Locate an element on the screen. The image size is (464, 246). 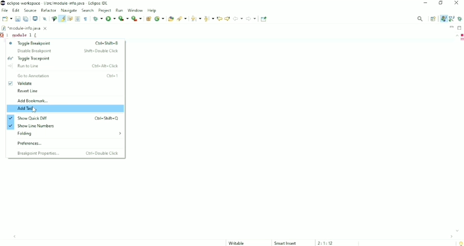
eclipse workspace /src/module.info.java Eclipse IDE is located at coordinates (56, 3).